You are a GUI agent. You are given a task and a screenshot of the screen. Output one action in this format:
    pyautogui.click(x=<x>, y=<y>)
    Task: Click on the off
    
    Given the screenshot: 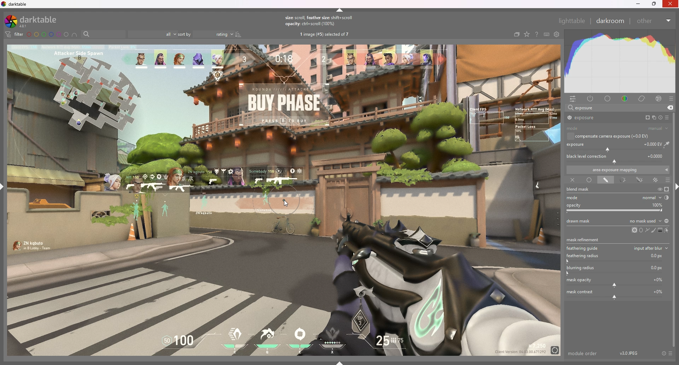 What is the action you would take?
    pyautogui.click(x=571, y=180)
    